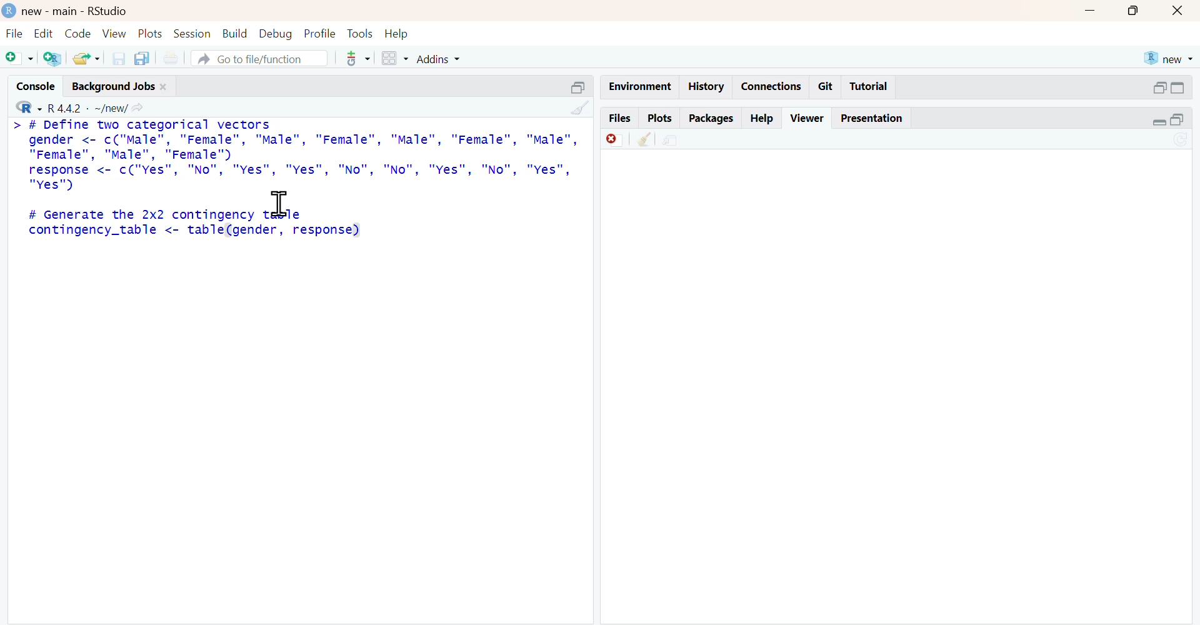  What do you see at coordinates (620, 116) in the screenshot?
I see `files` at bounding box center [620, 116].